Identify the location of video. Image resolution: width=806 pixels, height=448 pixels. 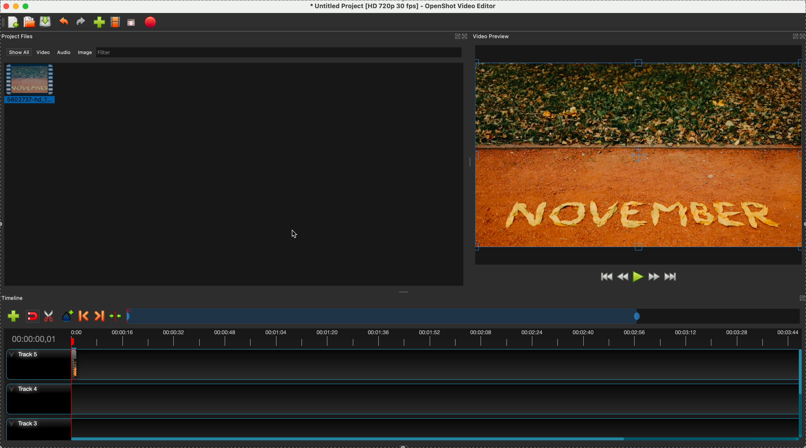
(34, 85).